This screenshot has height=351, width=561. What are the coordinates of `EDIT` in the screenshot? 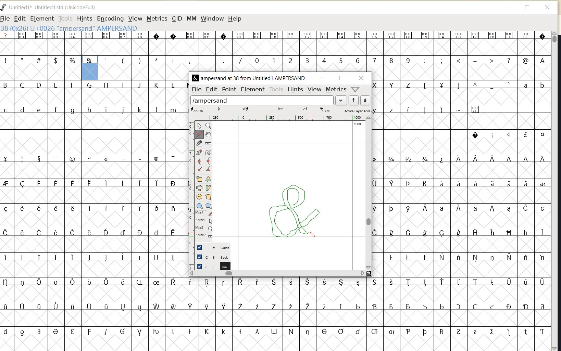 It's located at (18, 18).